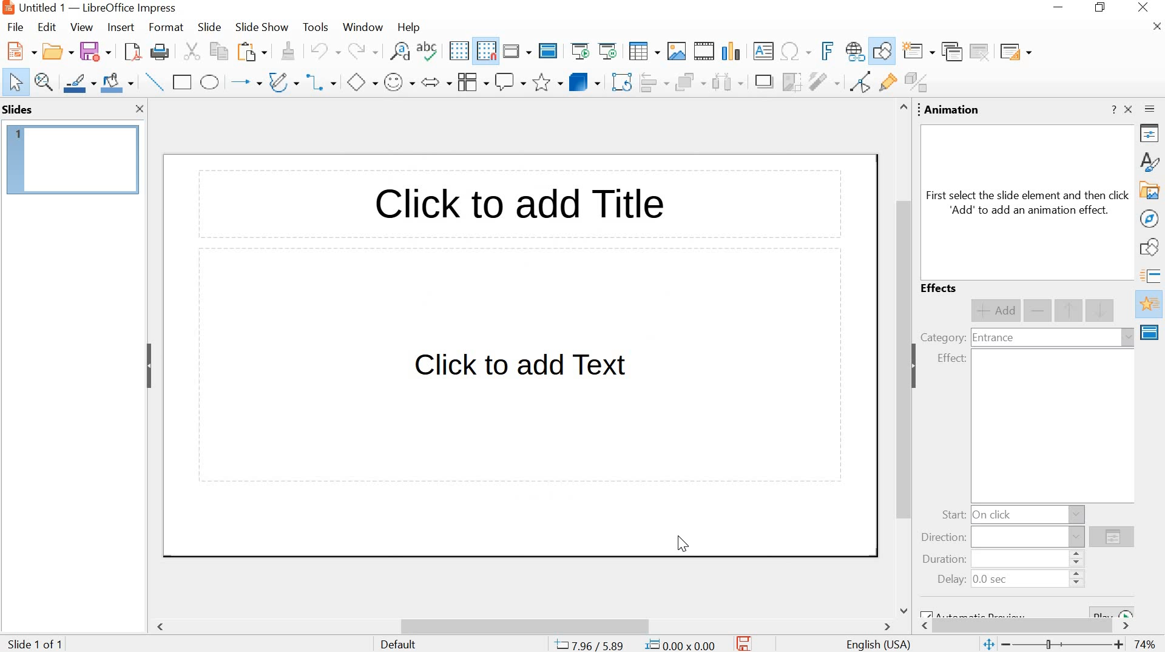 The image size is (1165, 652). Describe the element at coordinates (38, 642) in the screenshot. I see `slide 1 of 1` at that location.